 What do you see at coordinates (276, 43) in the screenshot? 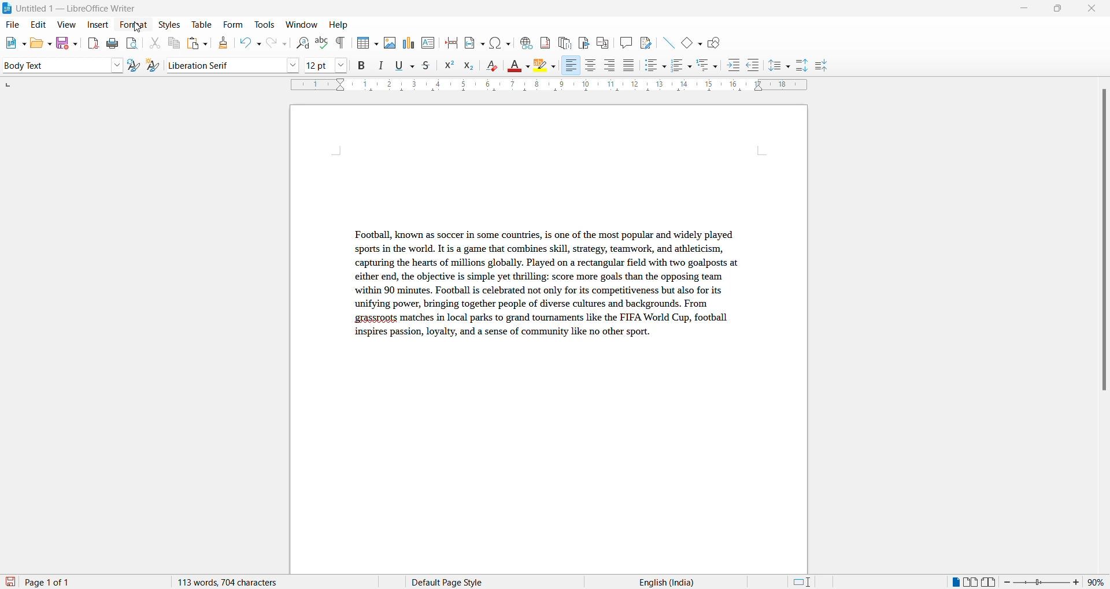
I see `redo` at bounding box center [276, 43].